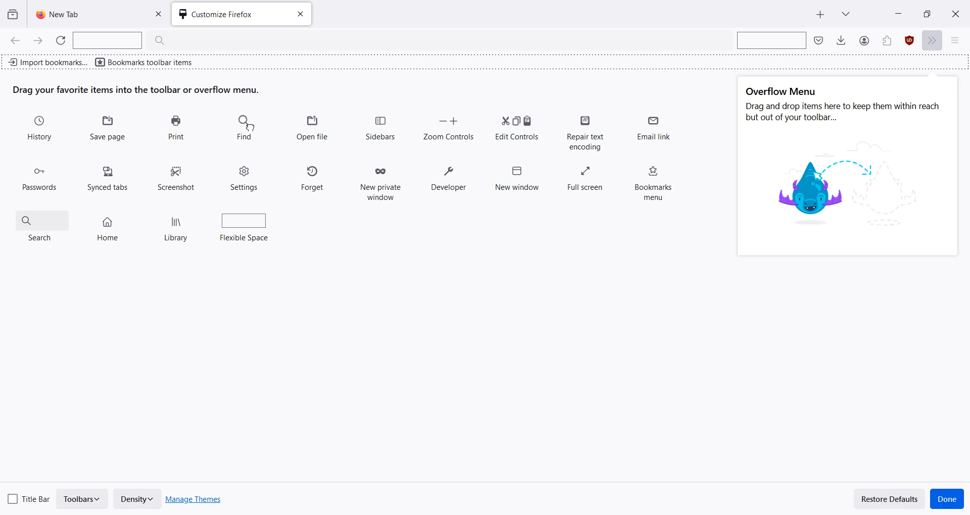  What do you see at coordinates (161, 14) in the screenshot?
I see `Close Tab` at bounding box center [161, 14].